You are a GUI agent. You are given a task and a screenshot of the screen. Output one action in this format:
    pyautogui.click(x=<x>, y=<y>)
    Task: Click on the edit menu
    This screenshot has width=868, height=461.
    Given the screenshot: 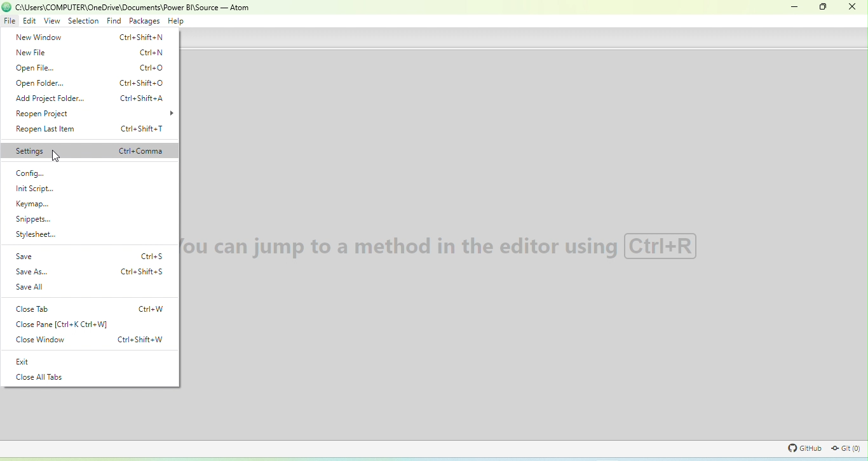 What is the action you would take?
    pyautogui.click(x=29, y=21)
    